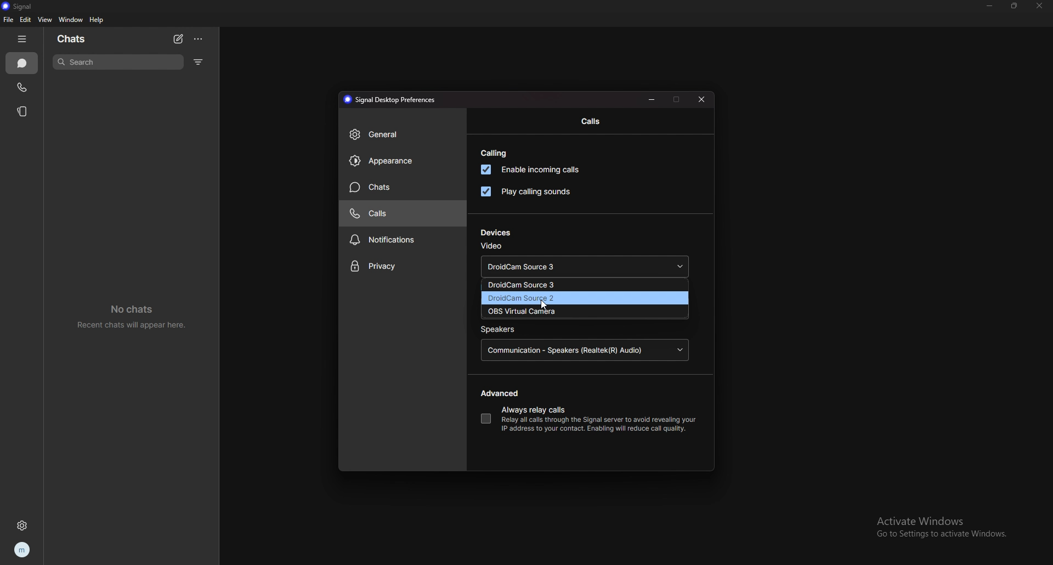 The image size is (1053, 565). What do you see at coordinates (403, 161) in the screenshot?
I see `appearance` at bounding box center [403, 161].